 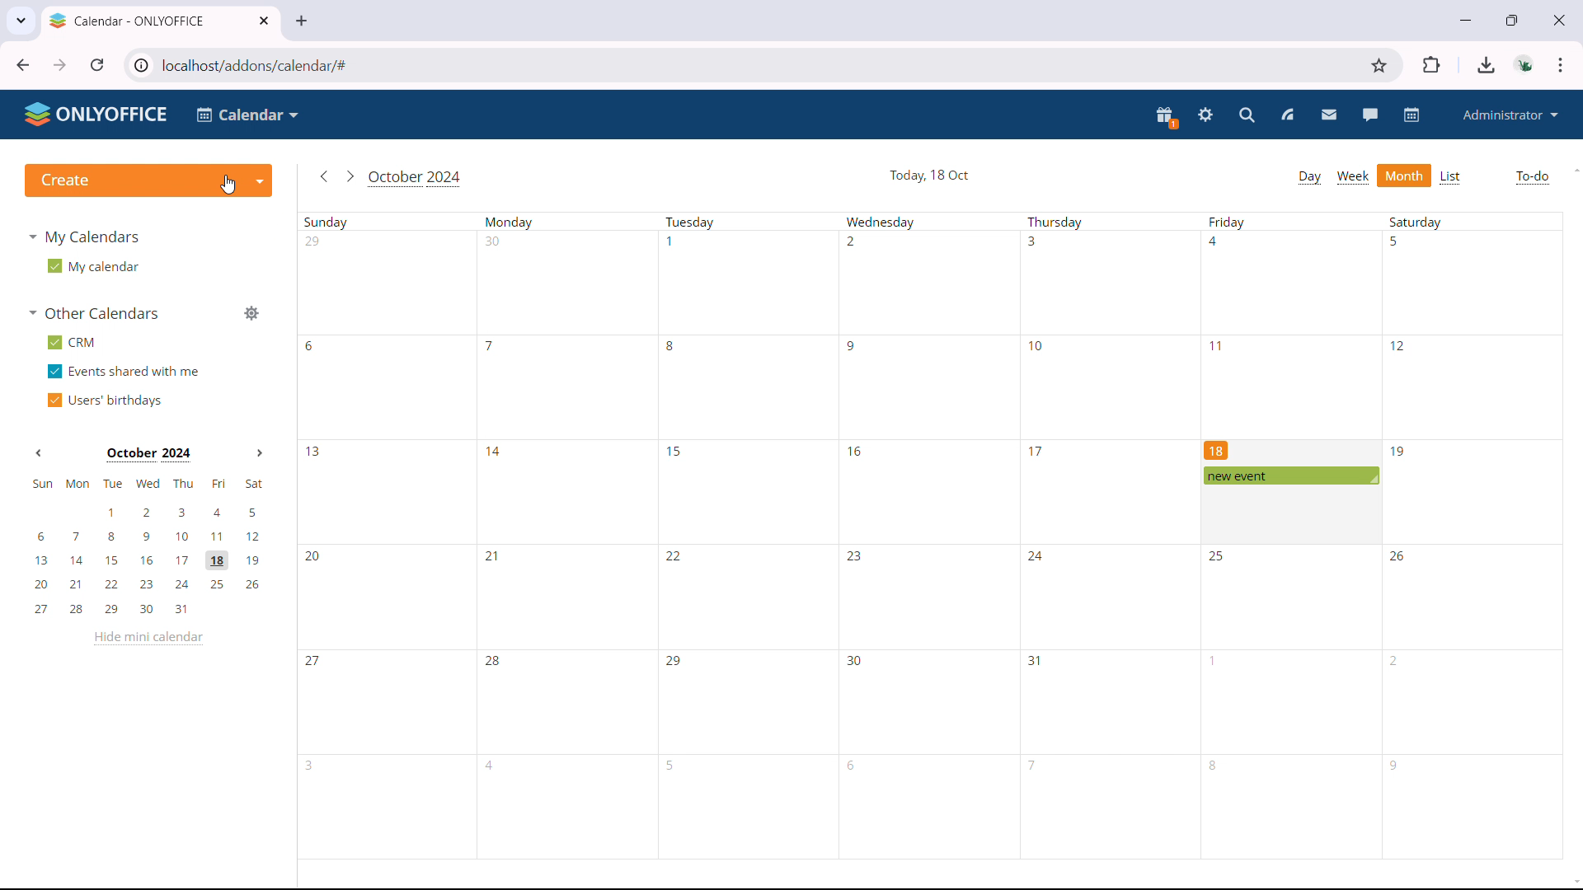 I want to click on scroll up, so click(x=1573, y=169).